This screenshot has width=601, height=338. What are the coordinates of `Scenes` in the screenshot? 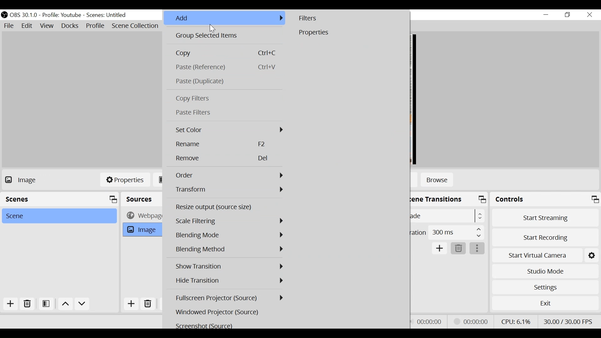 It's located at (107, 15).